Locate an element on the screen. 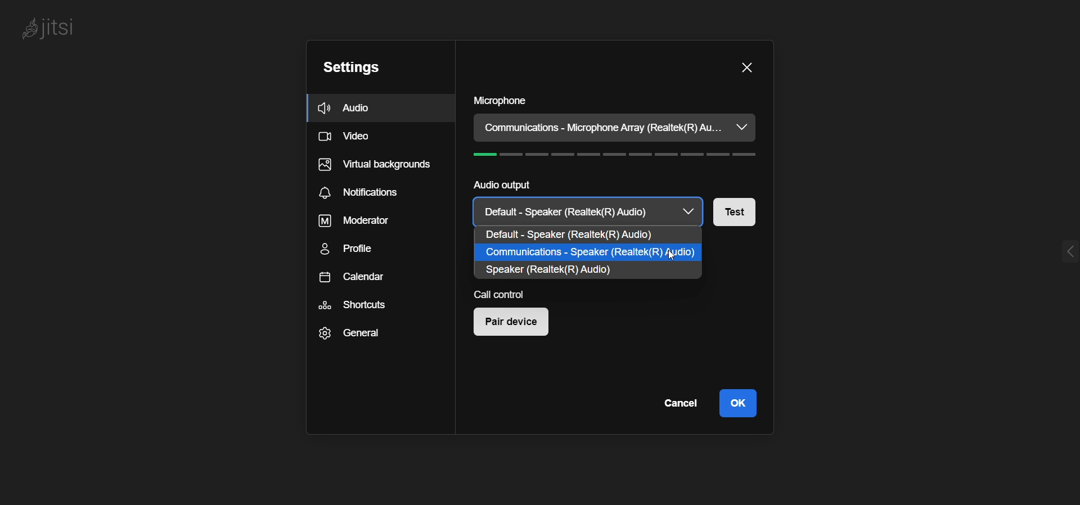  call control is located at coordinates (507, 294).